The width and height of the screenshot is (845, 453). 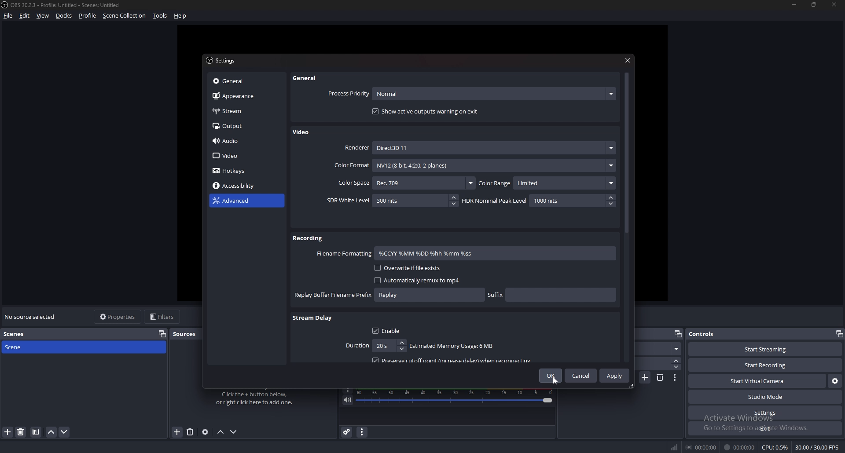 I want to click on color range, so click(x=548, y=183).